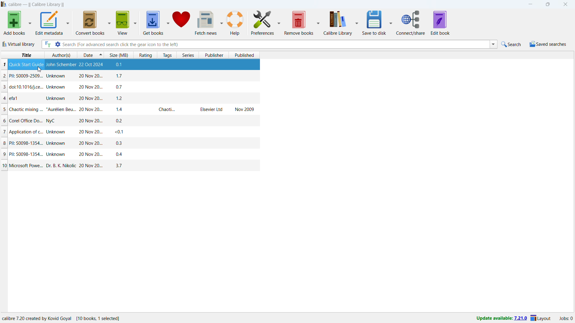  Describe the element at coordinates (187, 55) in the screenshot. I see `sort by series` at that location.